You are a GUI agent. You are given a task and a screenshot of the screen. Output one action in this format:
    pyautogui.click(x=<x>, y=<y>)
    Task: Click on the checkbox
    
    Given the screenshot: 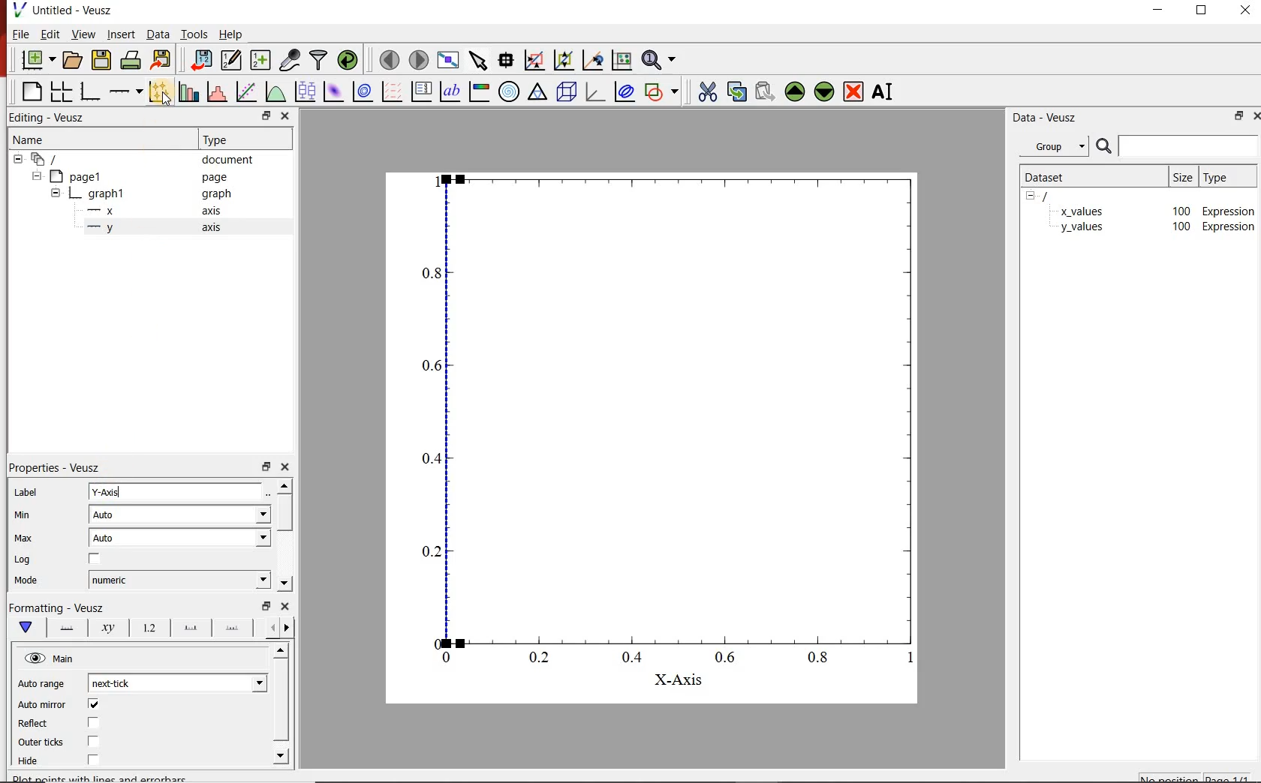 What is the action you would take?
    pyautogui.click(x=95, y=703)
    